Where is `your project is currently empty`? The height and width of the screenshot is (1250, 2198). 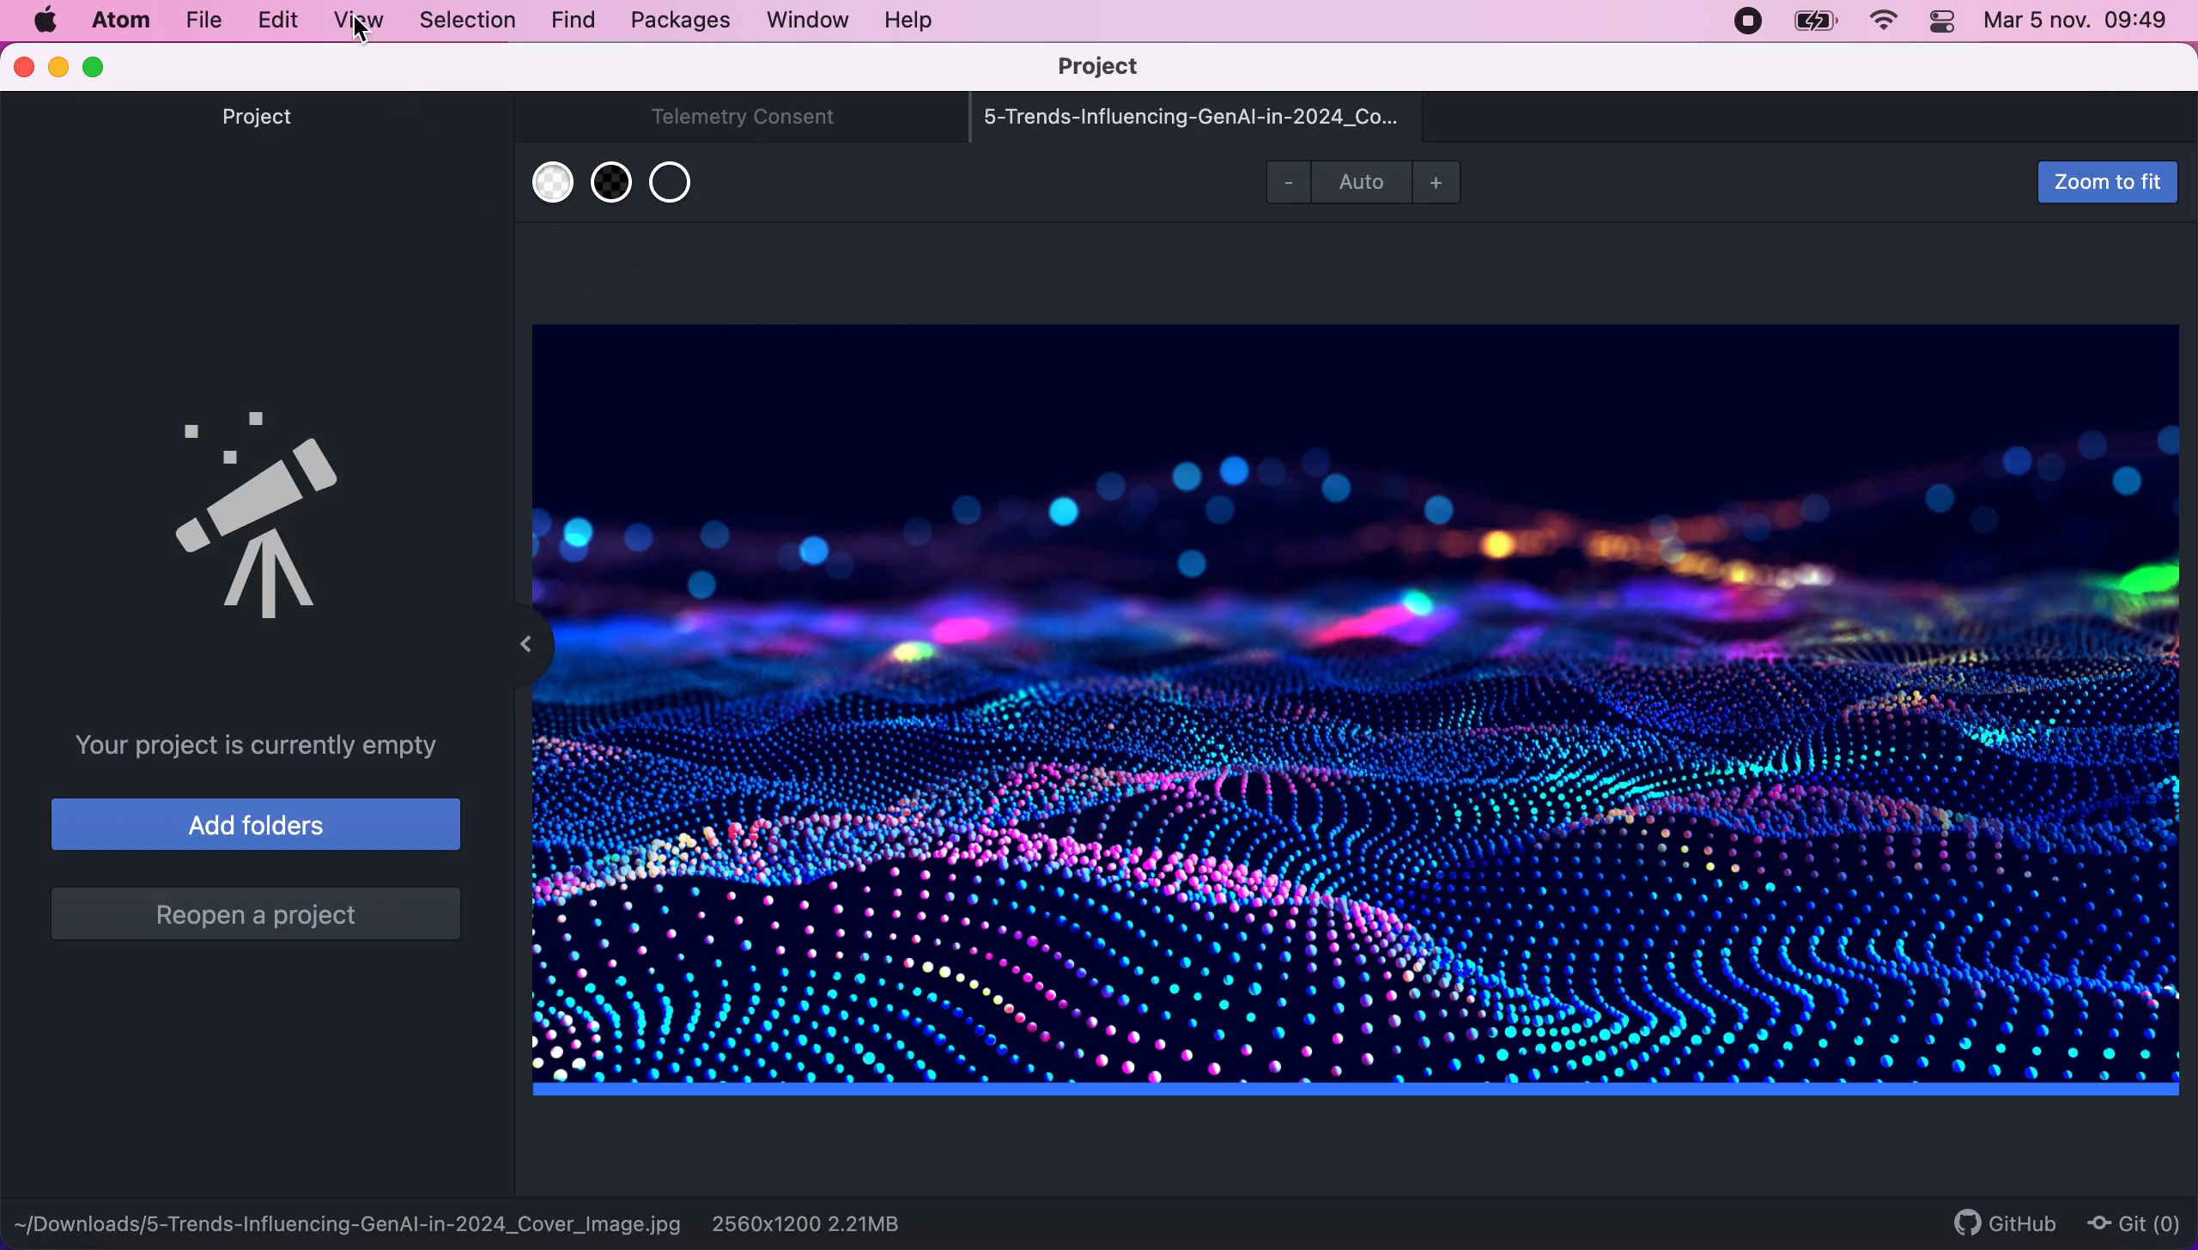
your project is currently empty is located at coordinates (250, 743).